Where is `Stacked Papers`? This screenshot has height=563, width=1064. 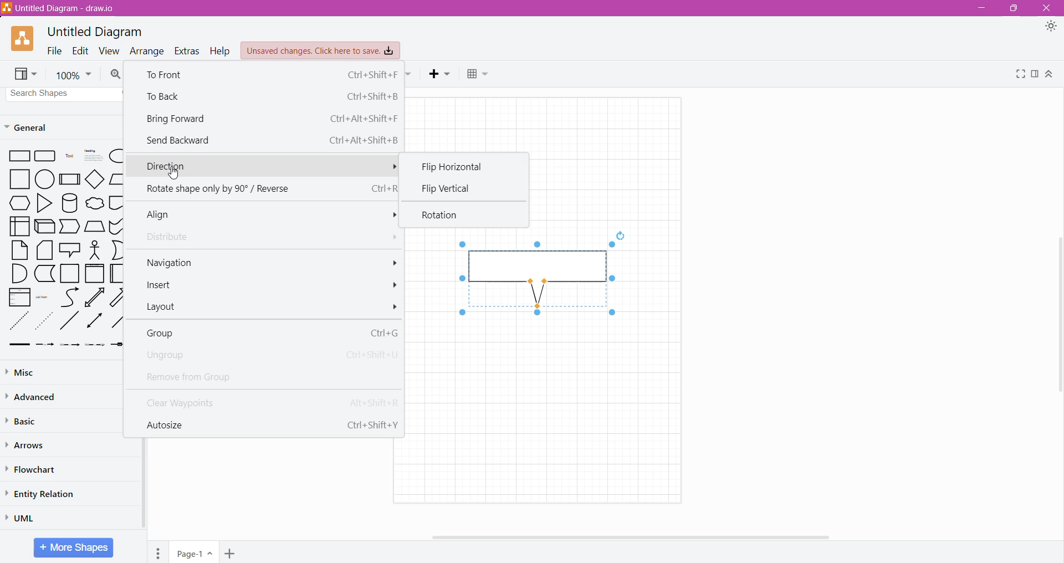 Stacked Papers is located at coordinates (45, 250).